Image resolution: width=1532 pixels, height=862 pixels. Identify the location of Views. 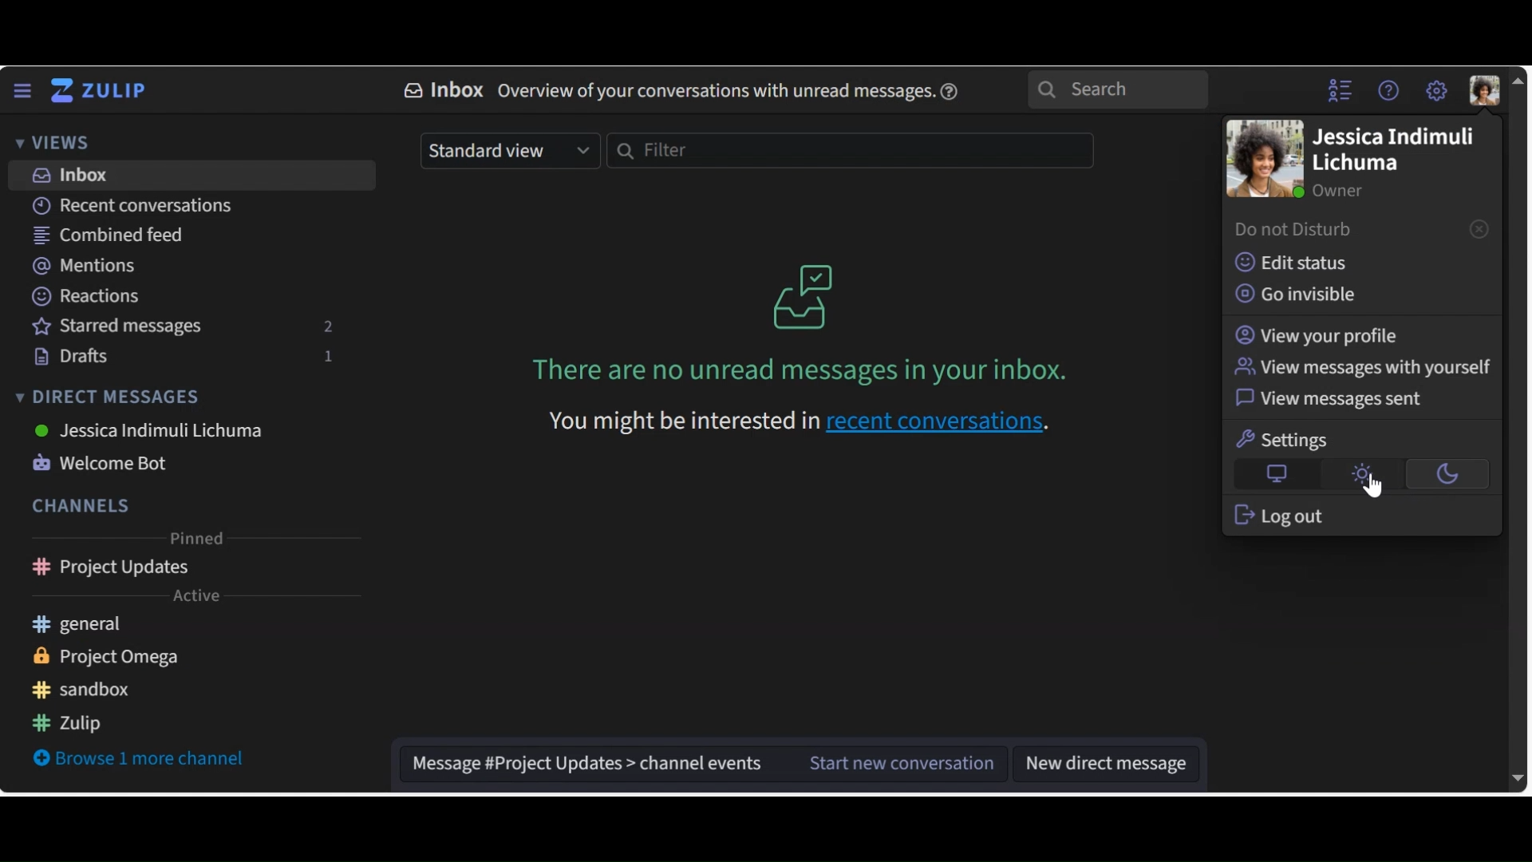
(51, 141).